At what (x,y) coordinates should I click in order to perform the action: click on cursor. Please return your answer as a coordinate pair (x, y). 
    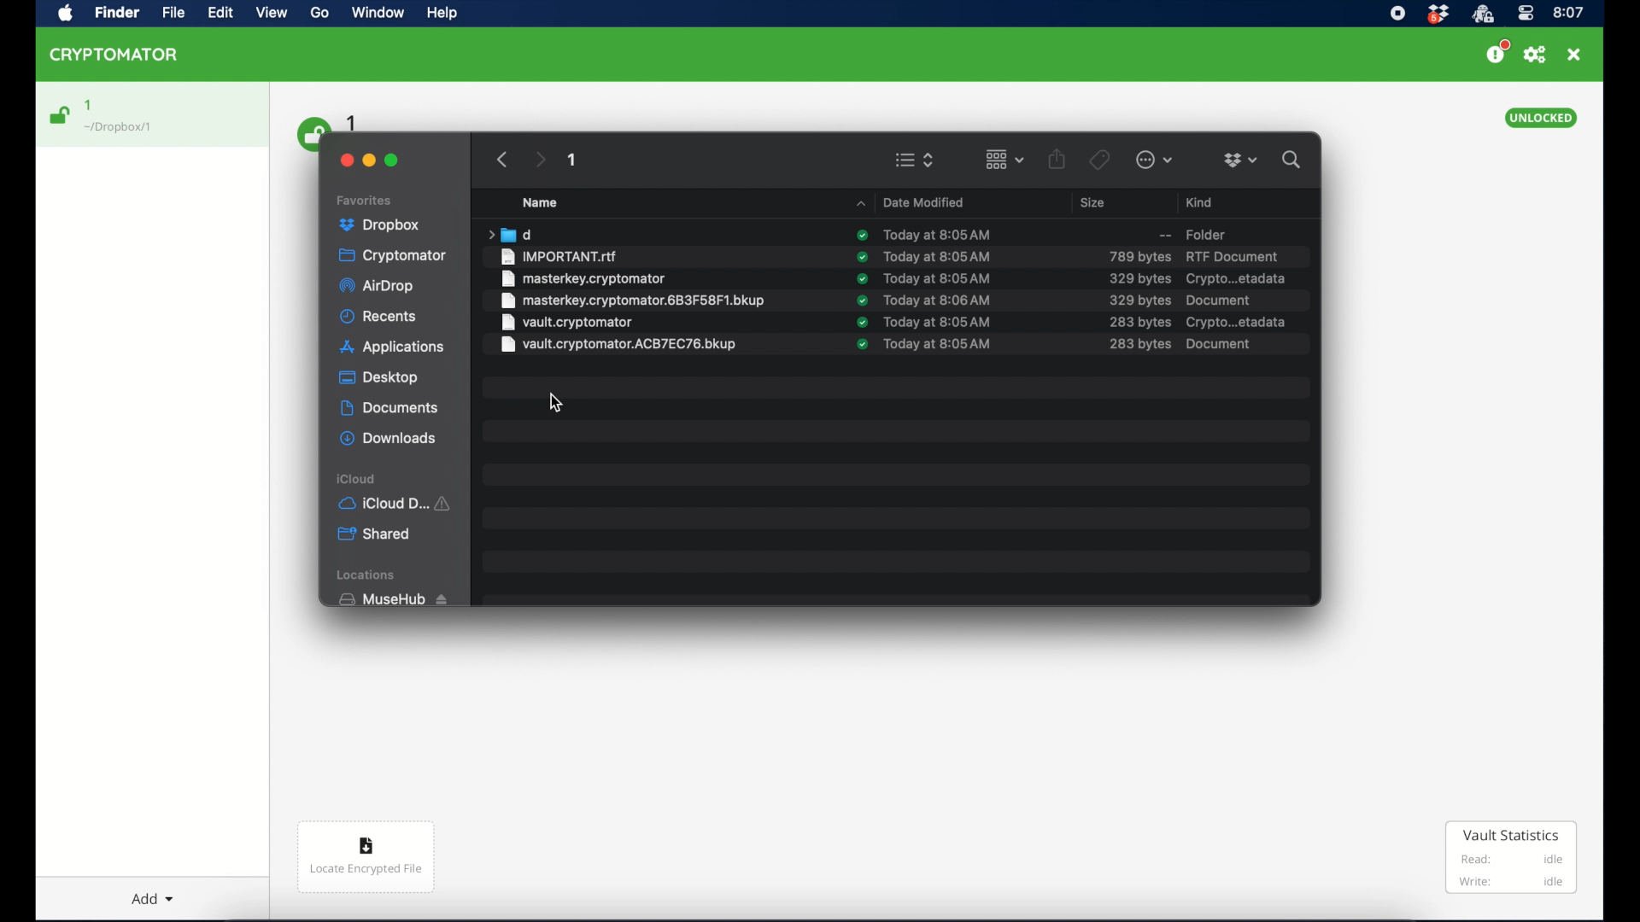
    Looking at the image, I should click on (559, 403).